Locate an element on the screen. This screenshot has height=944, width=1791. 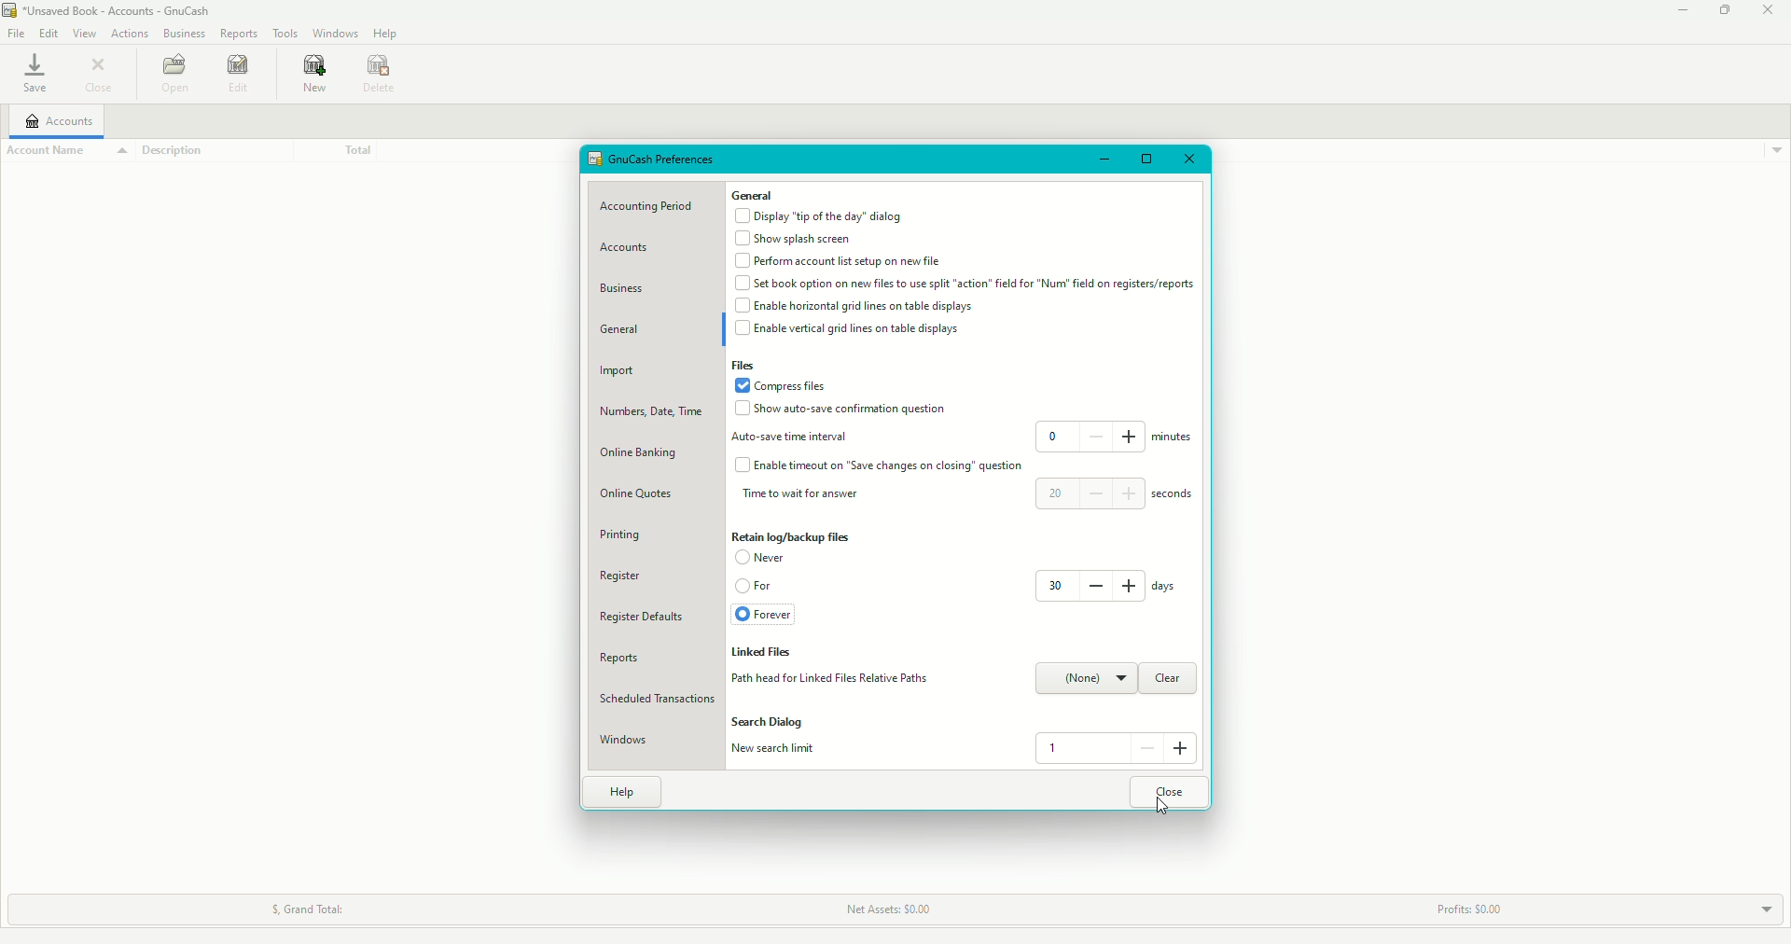
Enable vertical grid is located at coordinates (854, 329).